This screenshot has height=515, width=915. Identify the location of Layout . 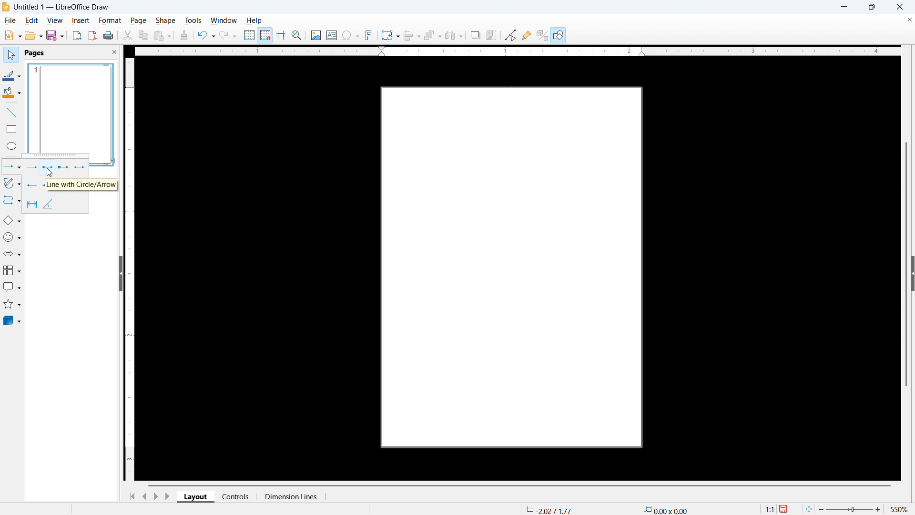
(196, 496).